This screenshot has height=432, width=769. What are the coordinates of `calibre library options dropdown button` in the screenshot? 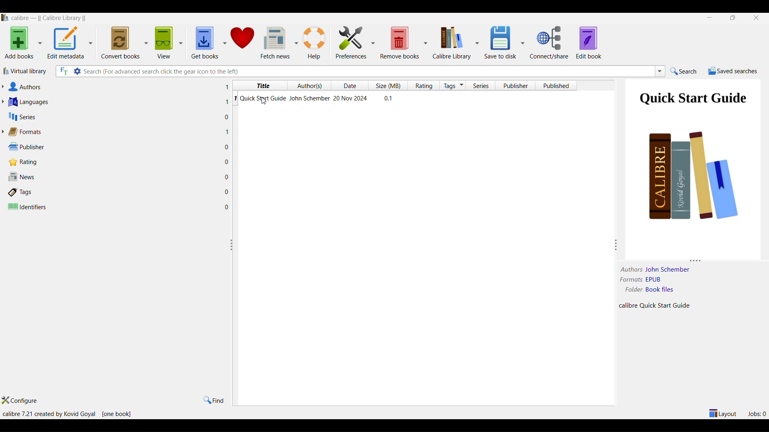 It's located at (476, 43).